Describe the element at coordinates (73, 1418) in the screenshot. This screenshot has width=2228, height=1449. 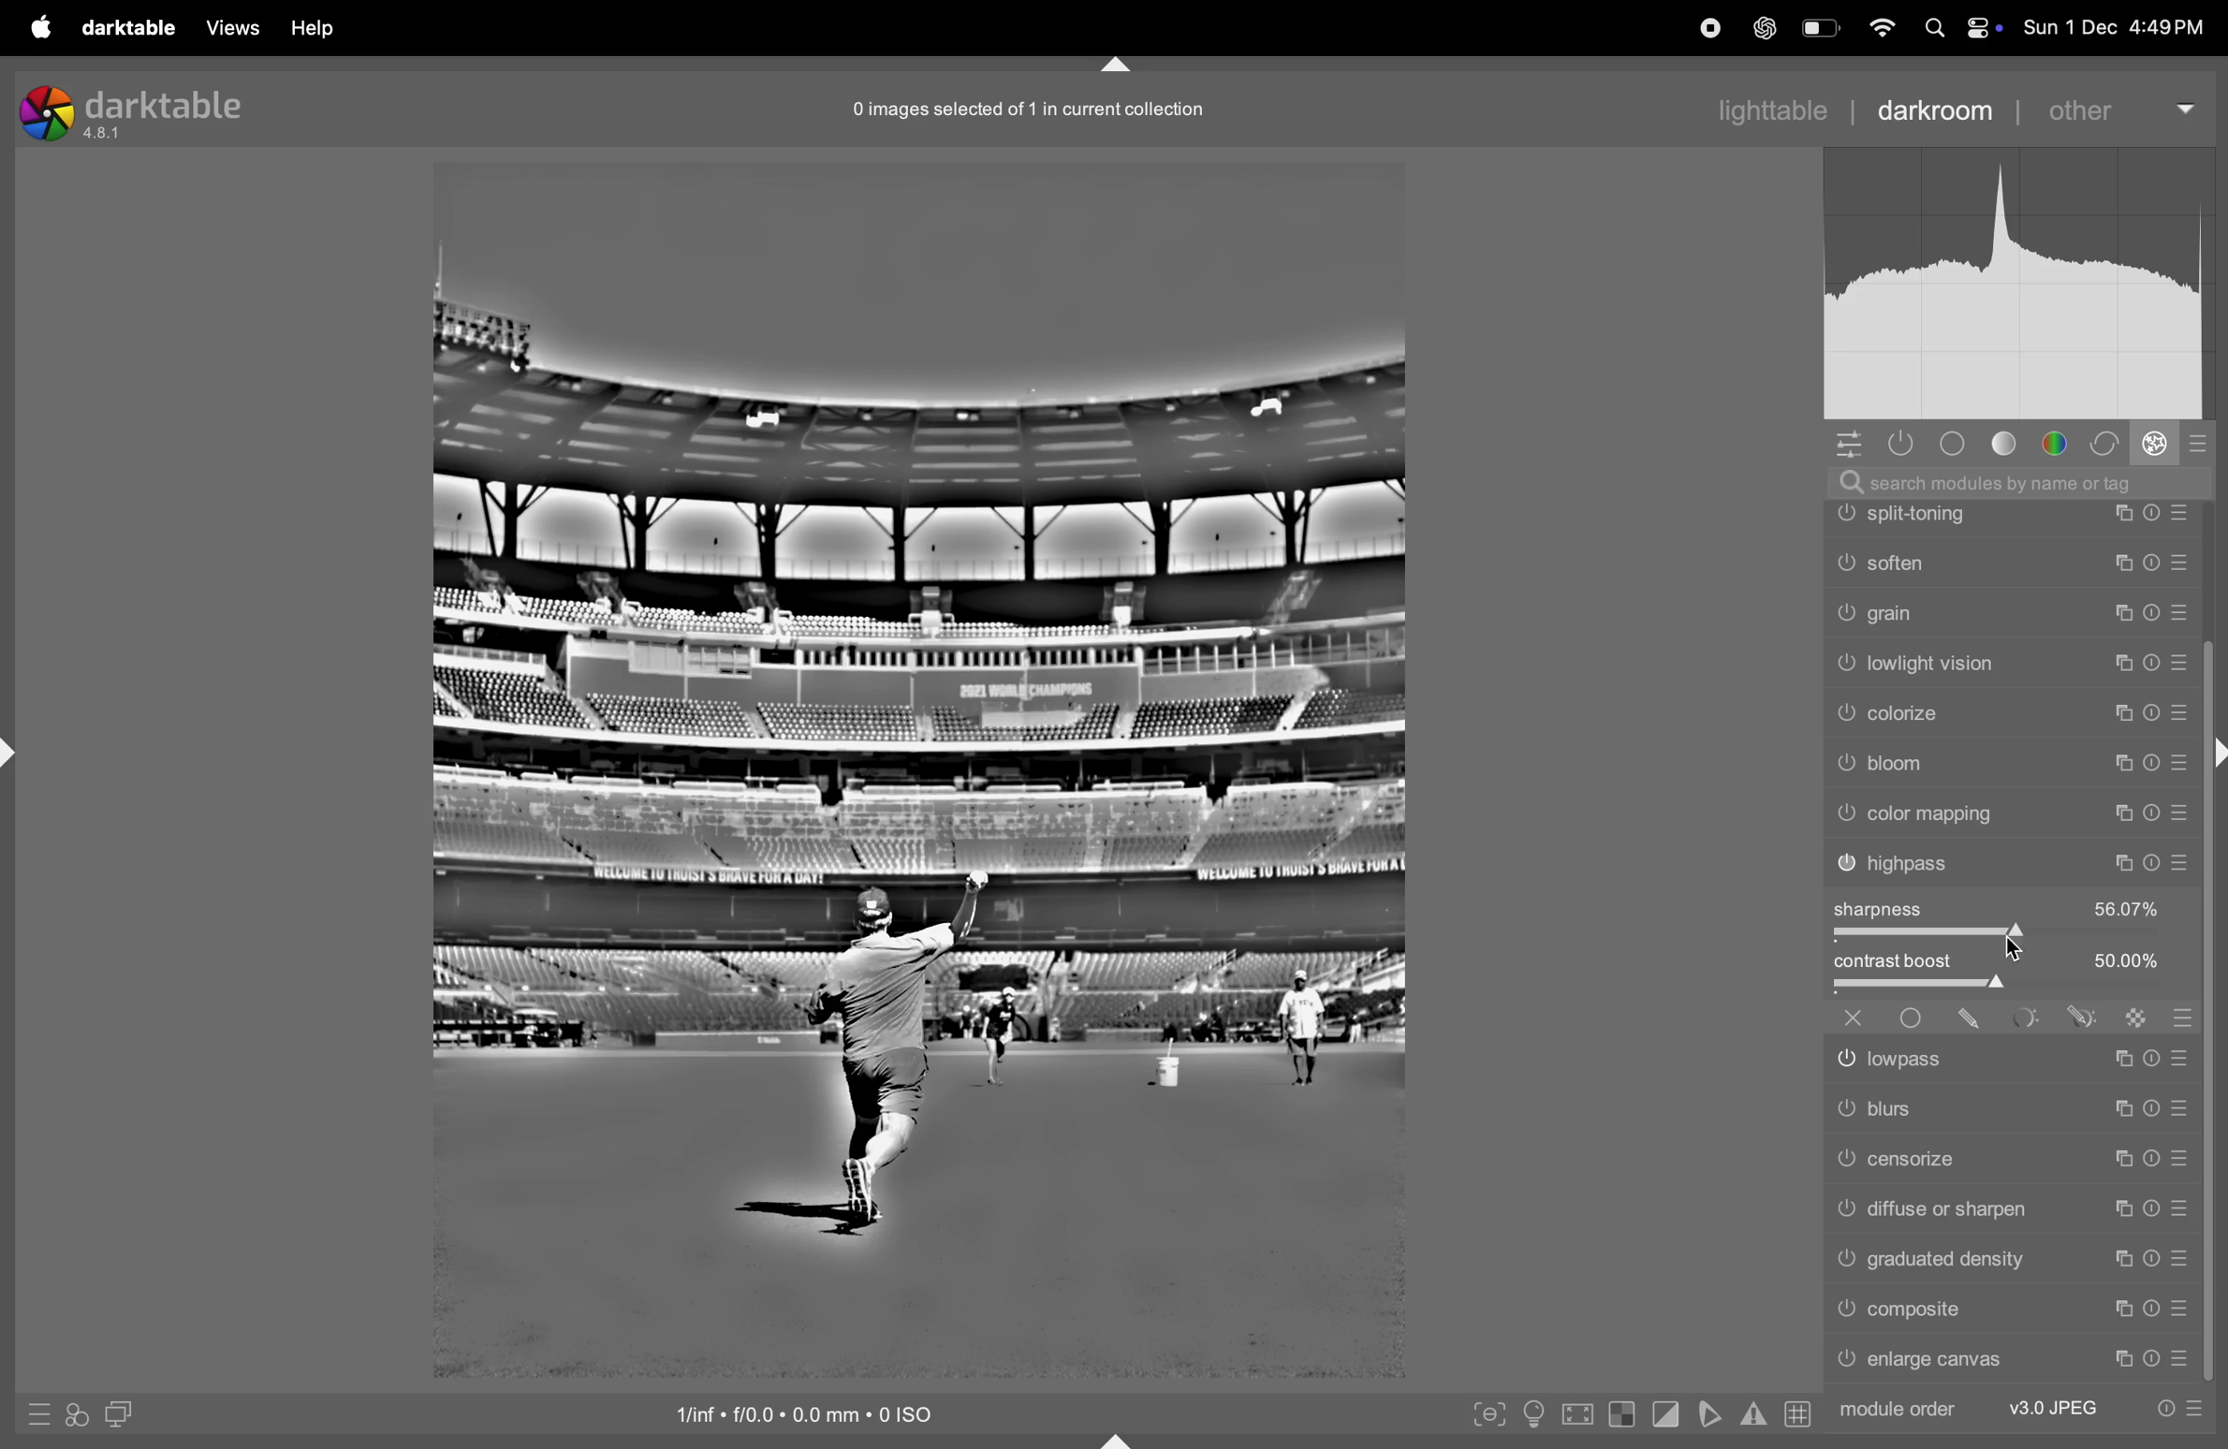
I see `quick acess applying styles` at that location.